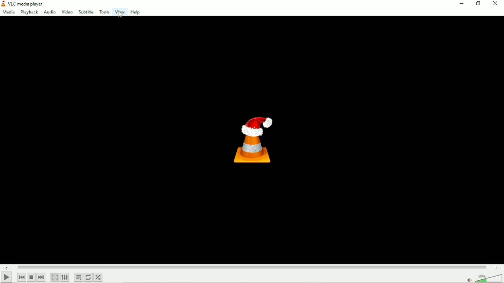  I want to click on Previous , so click(22, 277).